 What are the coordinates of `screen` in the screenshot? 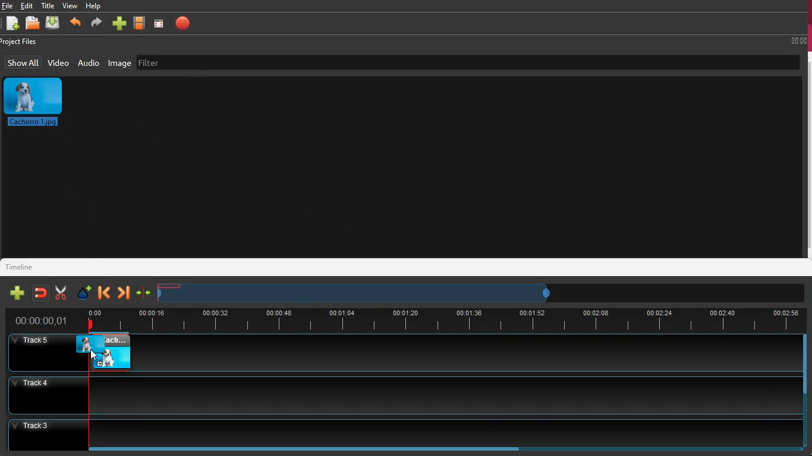 It's located at (161, 23).